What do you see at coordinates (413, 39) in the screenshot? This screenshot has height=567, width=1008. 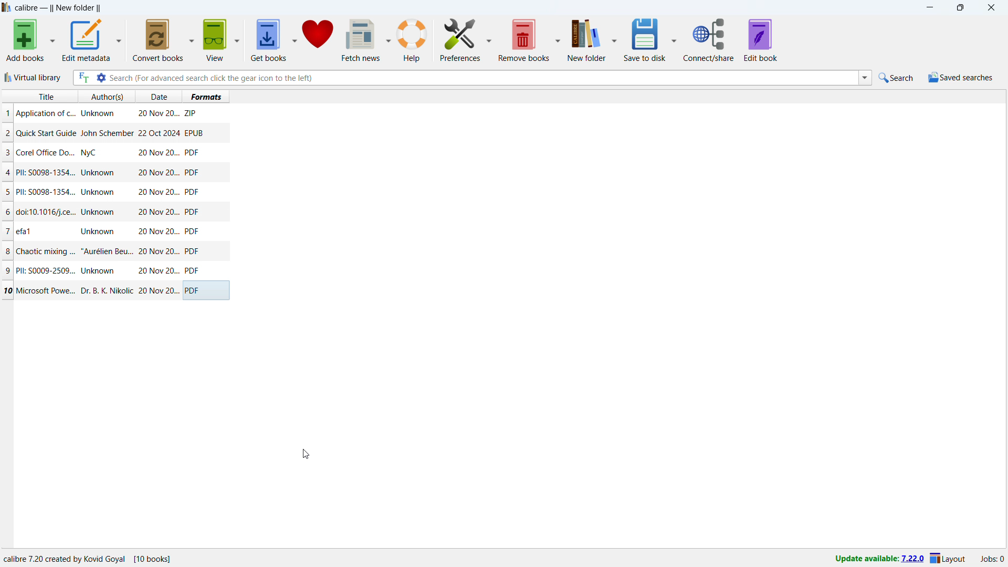 I see `help` at bounding box center [413, 39].